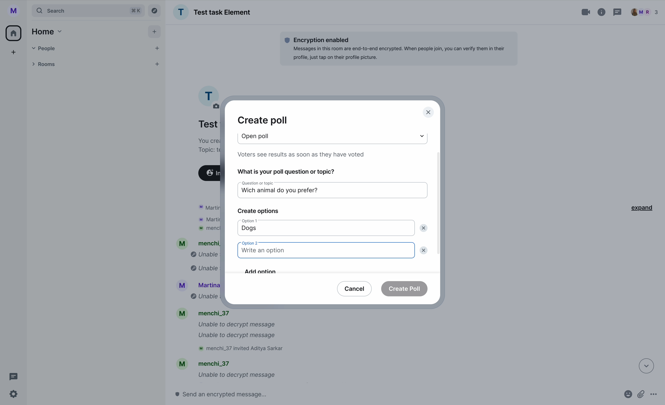  I want to click on what is your poll question or topic?, so click(286, 173).